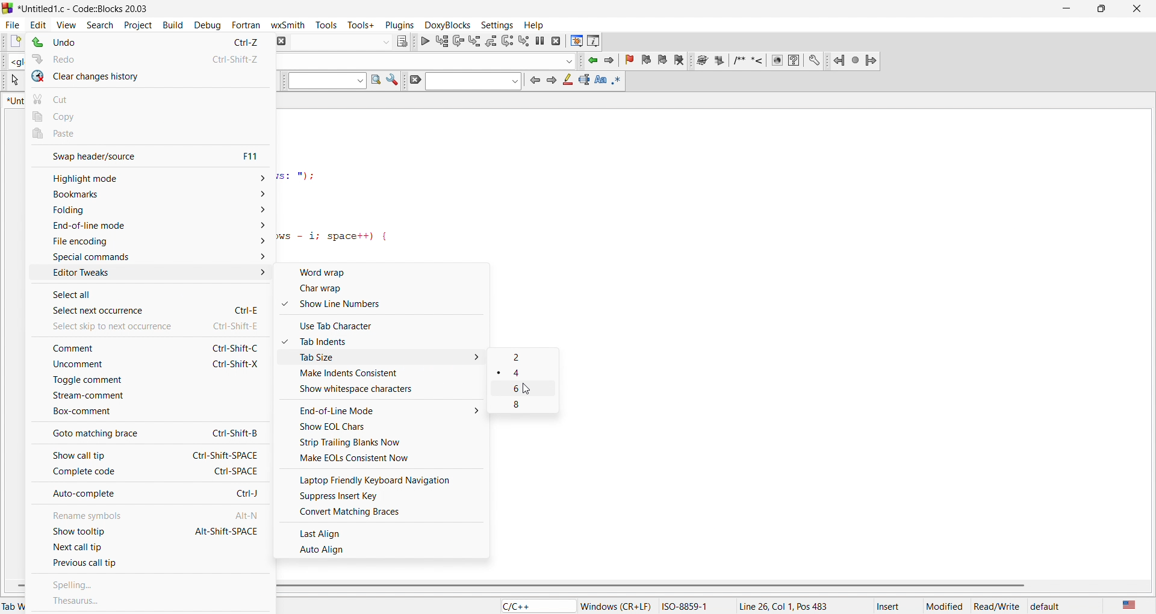 The width and height of the screenshot is (1156, 614). Describe the element at coordinates (103, 347) in the screenshot. I see `comment ` at that location.